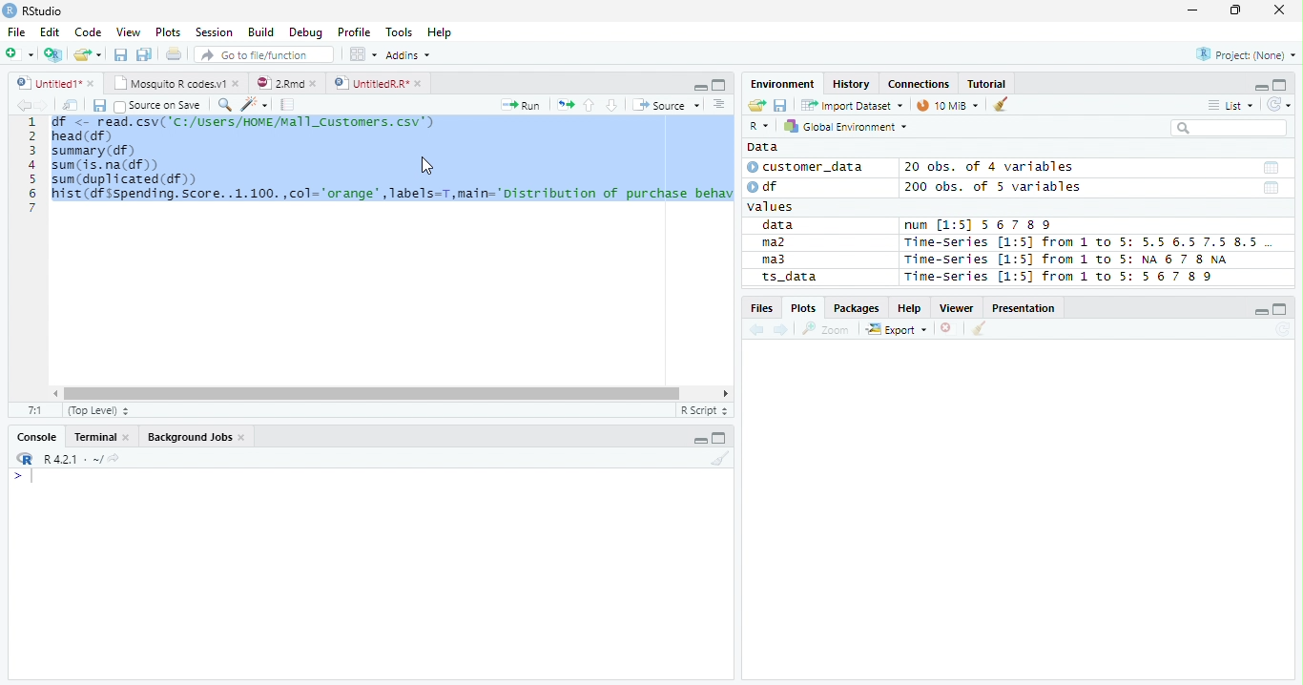  I want to click on Time-series [1:5] from 1 to 5: NA 6 7 8 NA, so click(1074, 260).